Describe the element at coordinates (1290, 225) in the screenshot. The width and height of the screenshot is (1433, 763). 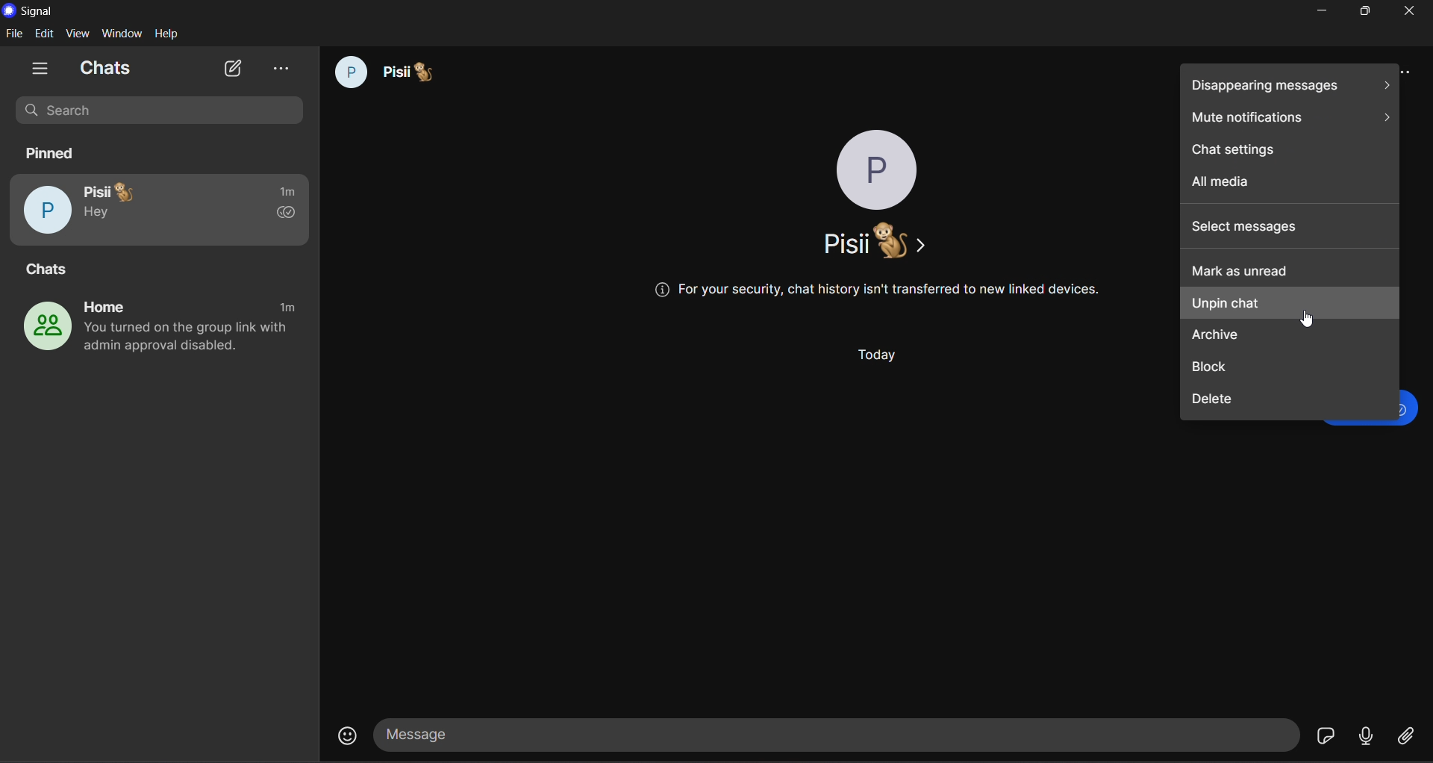
I see `select messages` at that location.